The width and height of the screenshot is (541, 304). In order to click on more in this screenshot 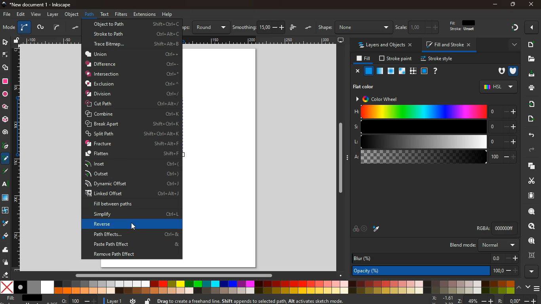, I will do `click(532, 272)`.